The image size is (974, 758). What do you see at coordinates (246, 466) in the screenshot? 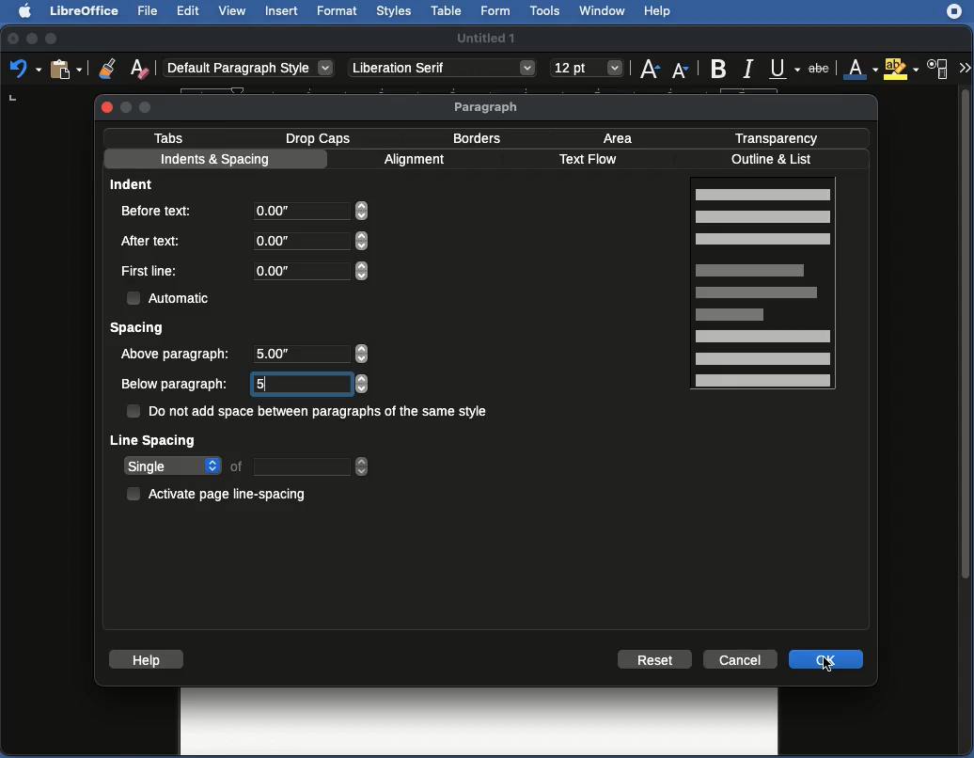
I see `Single` at bounding box center [246, 466].